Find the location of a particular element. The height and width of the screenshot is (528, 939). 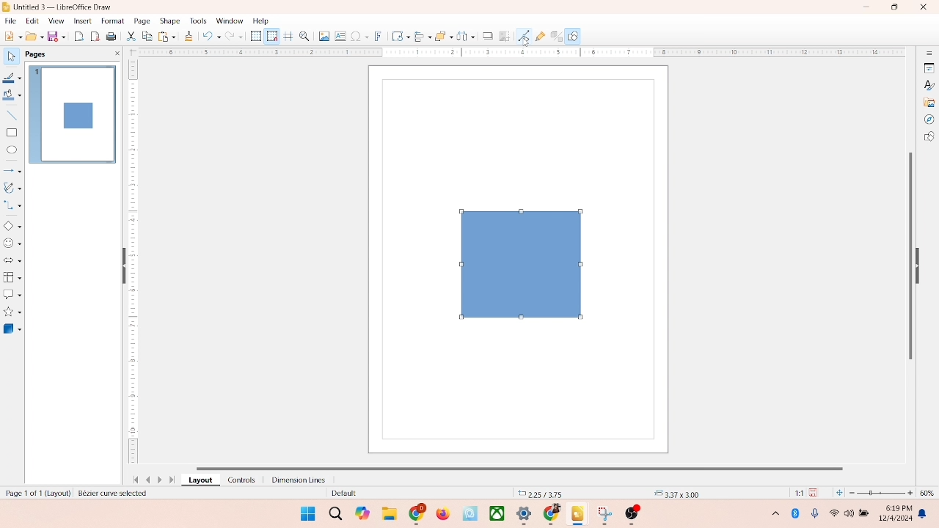

save is located at coordinates (58, 36).